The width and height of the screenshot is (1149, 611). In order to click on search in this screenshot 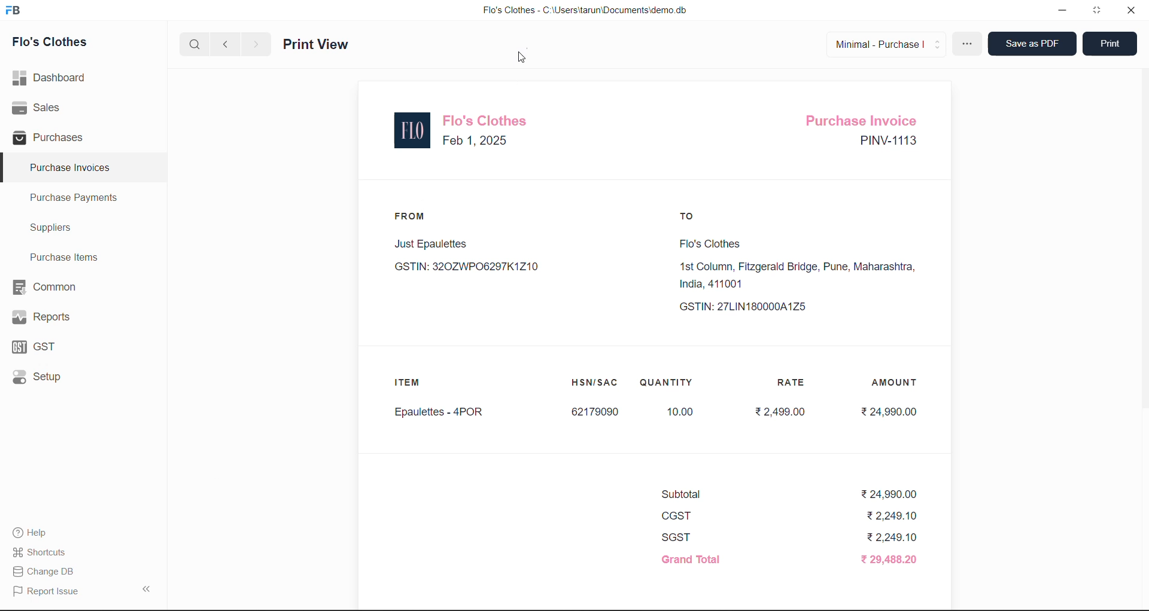, I will do `click(196, 44)`.